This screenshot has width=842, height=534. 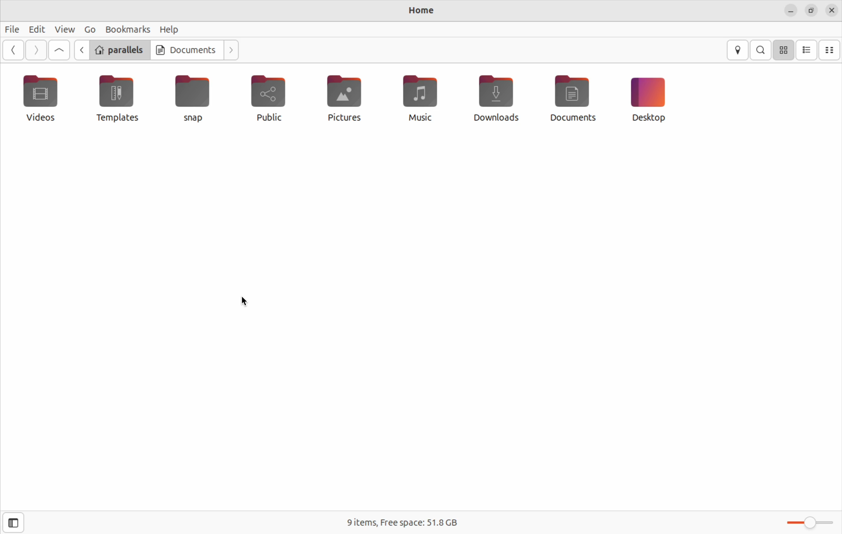 What do you see at coordinates (761, 49) in the screenshot?
I see `search bar` at bounding box center [761, 49].